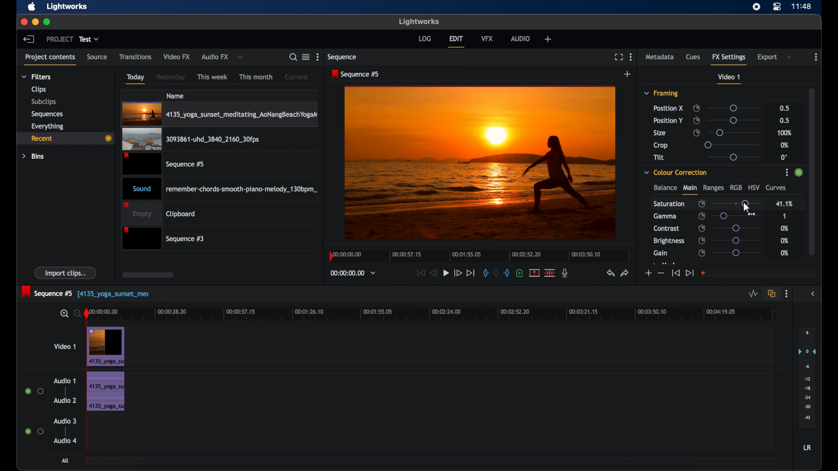 This screenshot has height=471, width=838. Describe the element at coordinates (660, 57) in the screenshot. I see `metadata` at that location.